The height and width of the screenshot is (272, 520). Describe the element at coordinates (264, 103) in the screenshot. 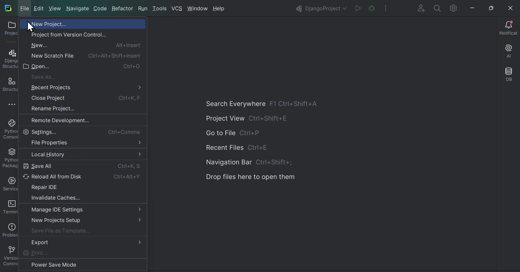

I see `Search everywhere` at that location.